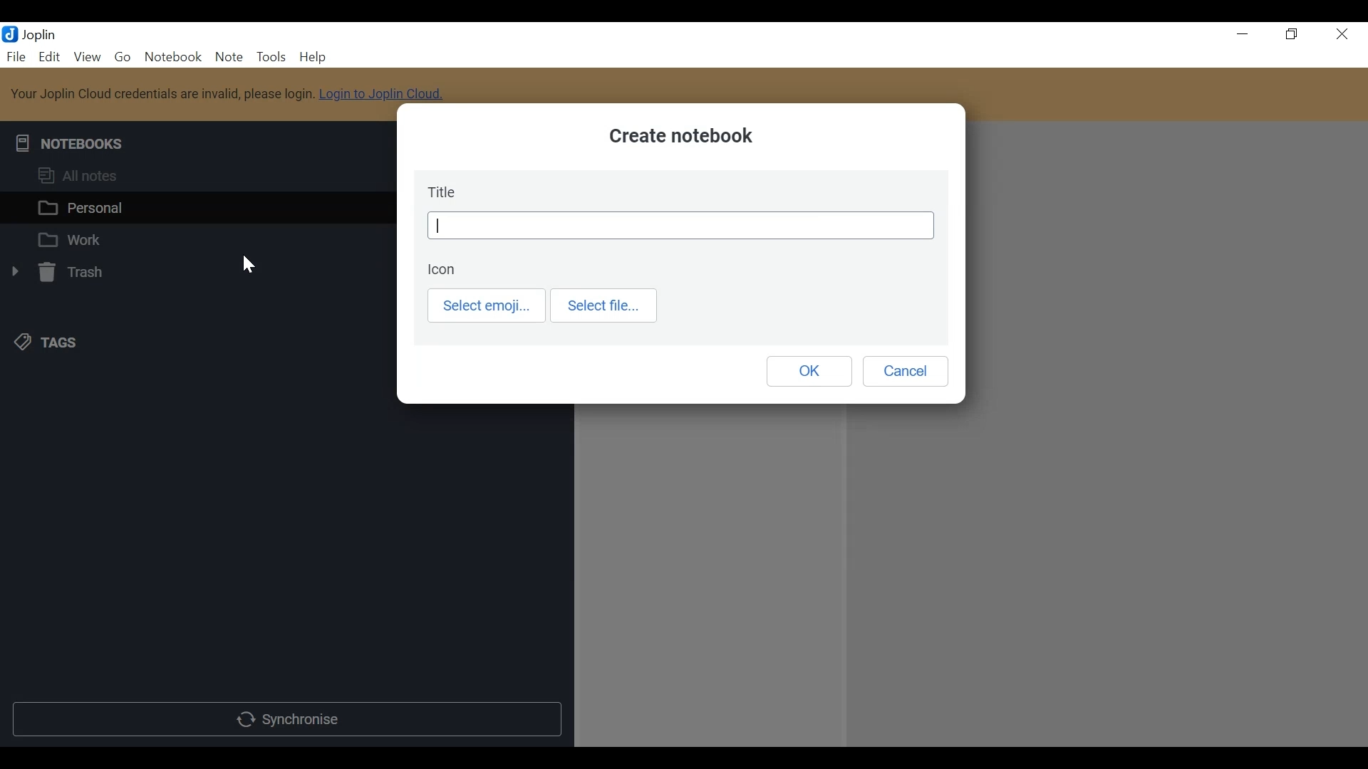  I want to click on Tags, so click(43, 342).